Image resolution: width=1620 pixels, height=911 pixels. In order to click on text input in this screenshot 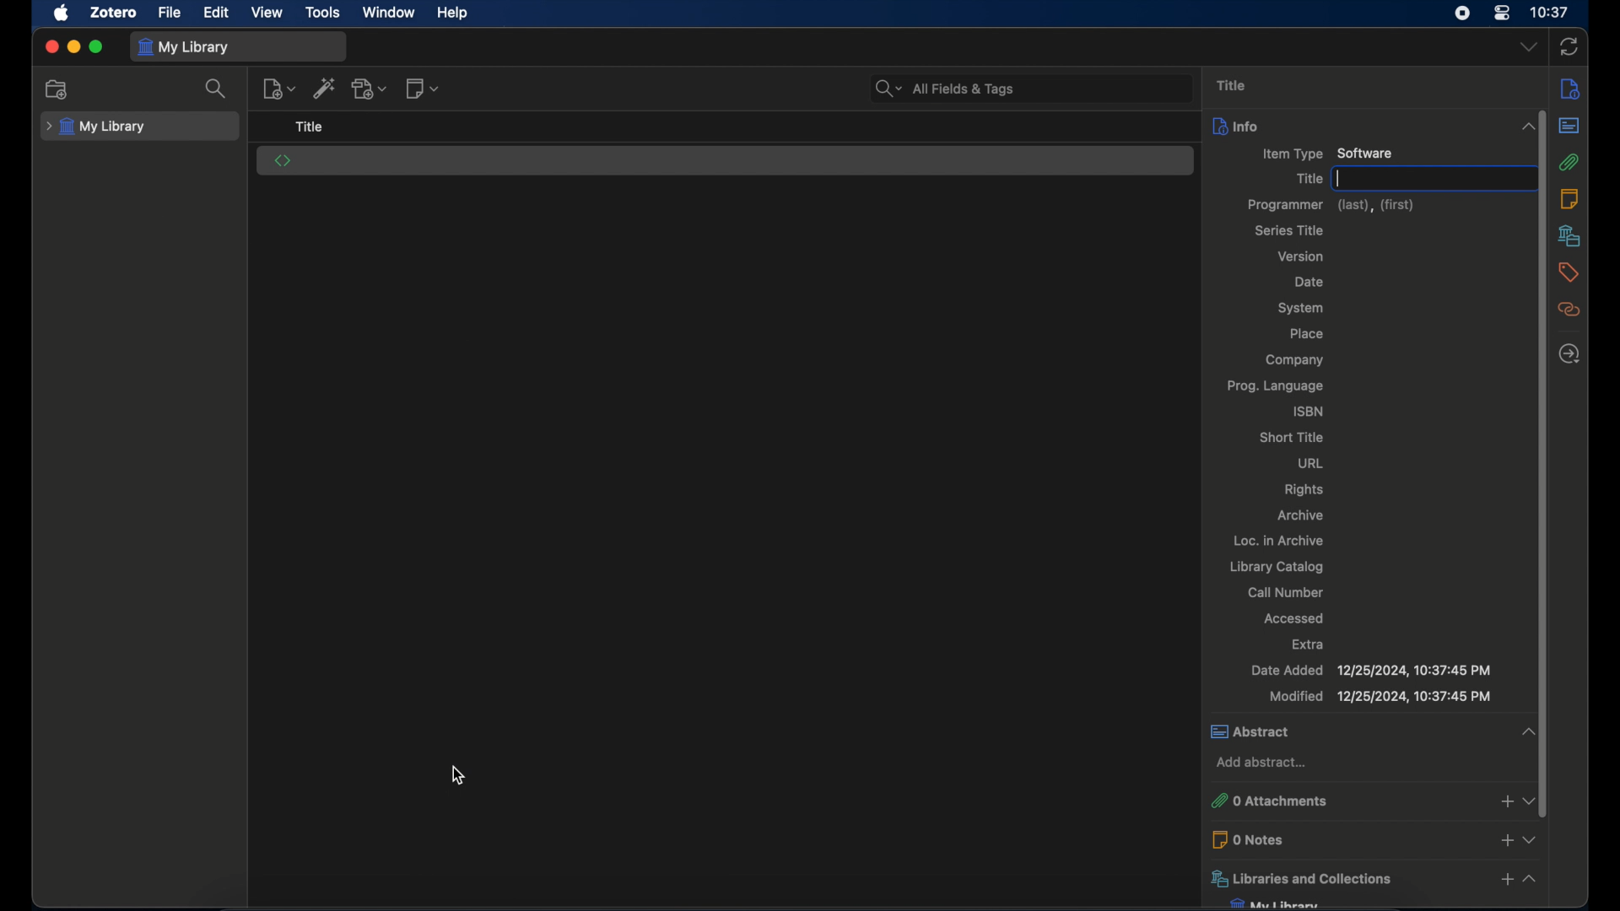, I will do `click(1429, 179)`.